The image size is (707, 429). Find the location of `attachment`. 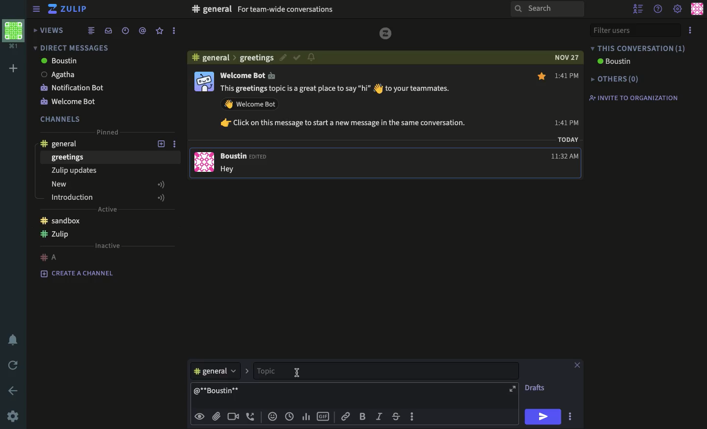

attachment is located at coordinates (217, 417).